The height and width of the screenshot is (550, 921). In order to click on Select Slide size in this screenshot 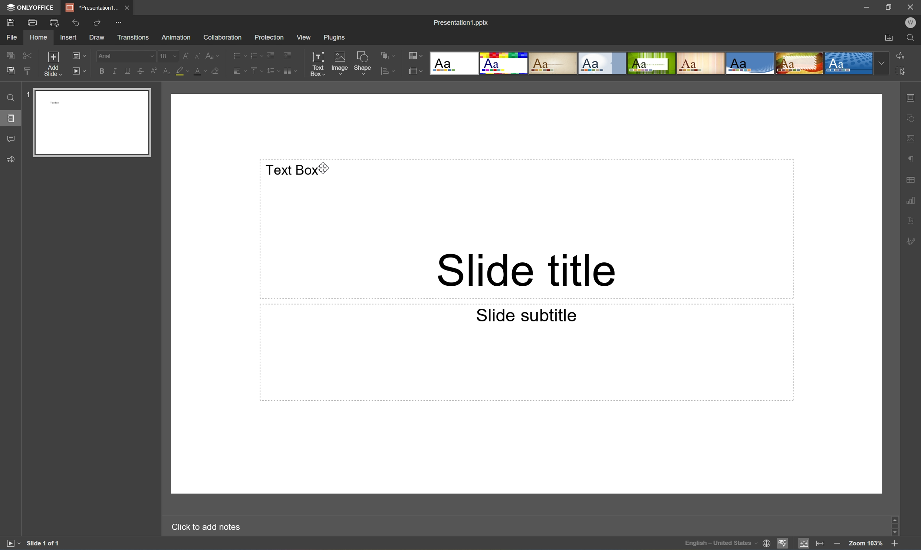, I will do `click(415, 71)`.